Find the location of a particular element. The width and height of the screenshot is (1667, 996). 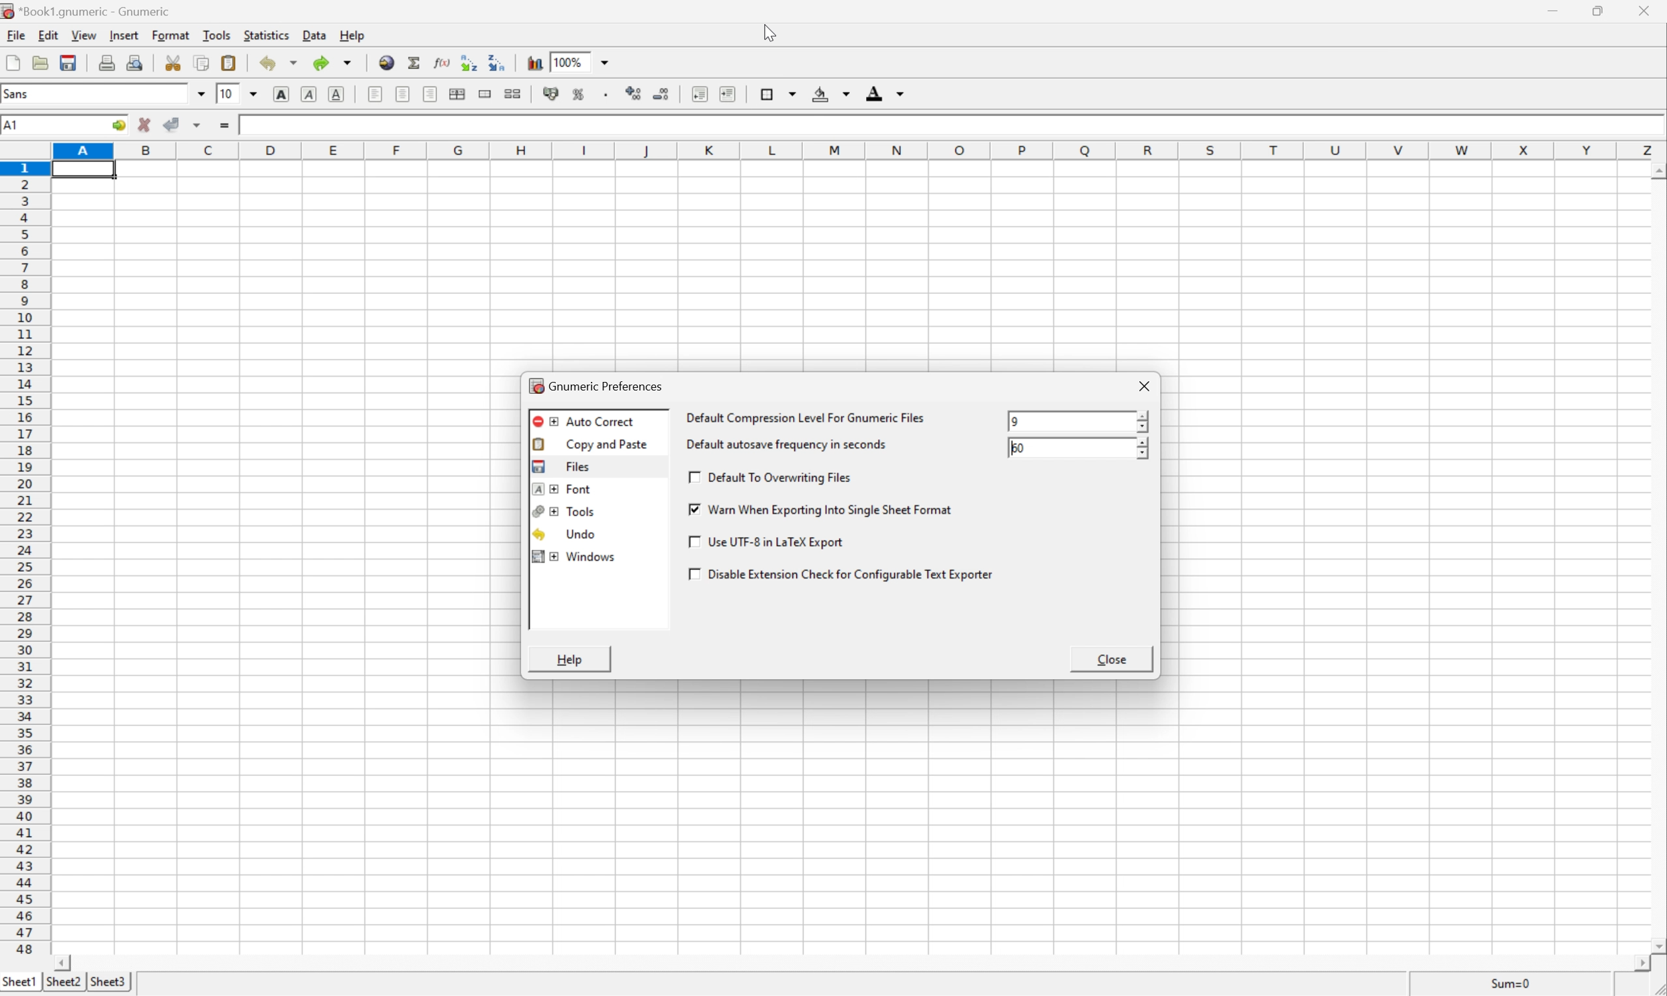

increase indent is located at coordinates (728, 94).